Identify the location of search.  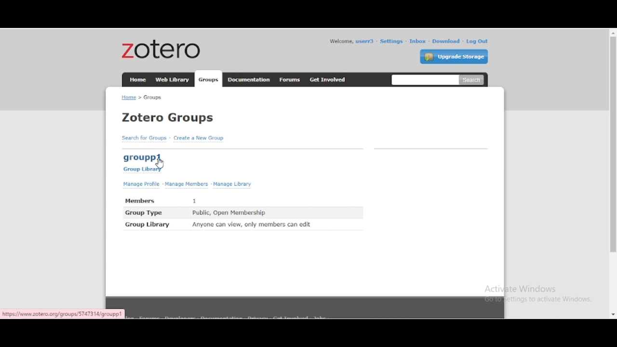
(439, 80).